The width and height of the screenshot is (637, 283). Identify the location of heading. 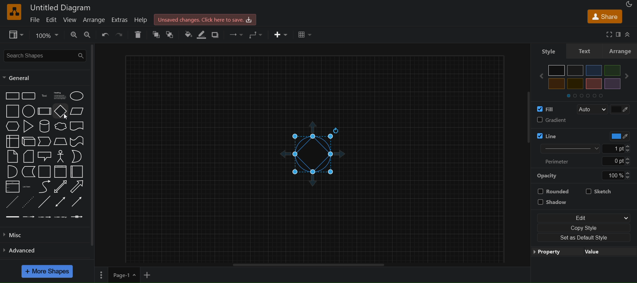
(60, 96).